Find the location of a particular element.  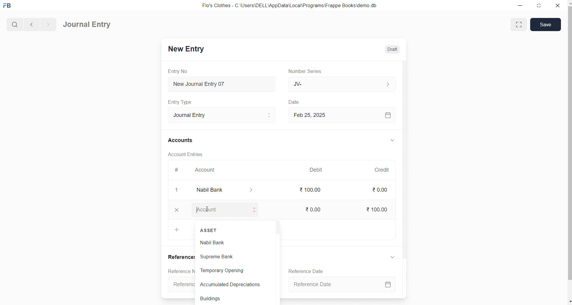

Save is located at coordinates (545, 25).